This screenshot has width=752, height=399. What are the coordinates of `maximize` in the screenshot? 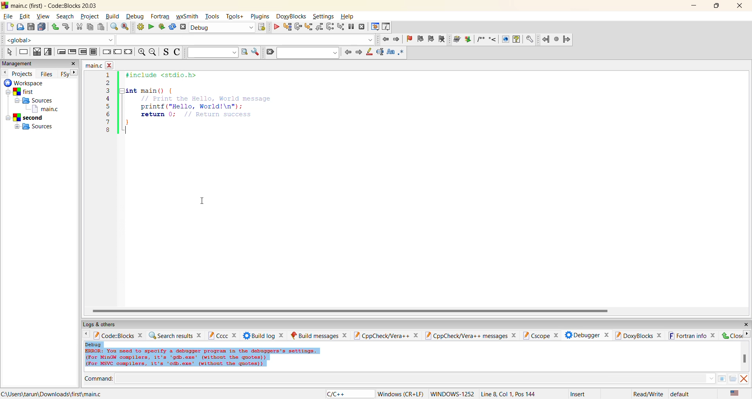 It's located at (717, 6).